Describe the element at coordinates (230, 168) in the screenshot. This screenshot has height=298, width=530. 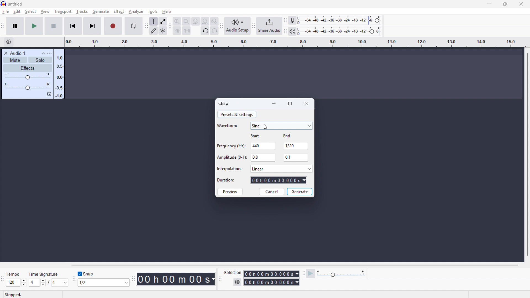
I see `Interpolation` at that location.